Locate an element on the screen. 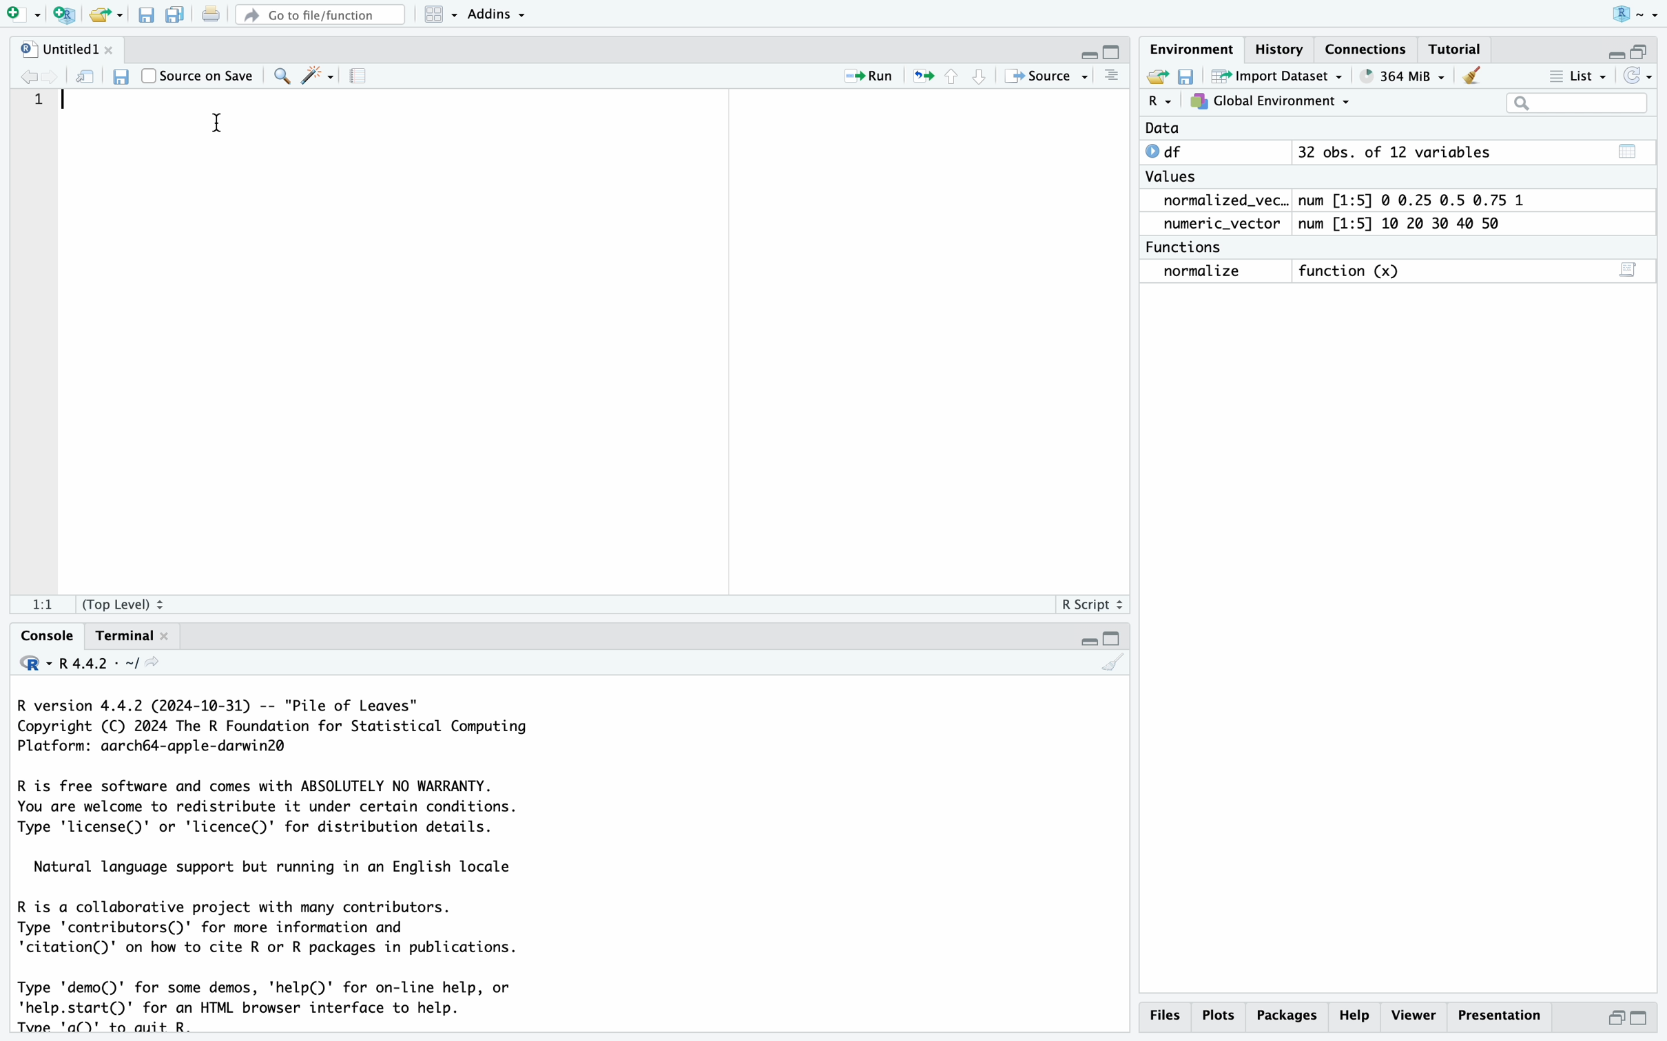  R.4.4.2 is located at coordinates (90, 663).